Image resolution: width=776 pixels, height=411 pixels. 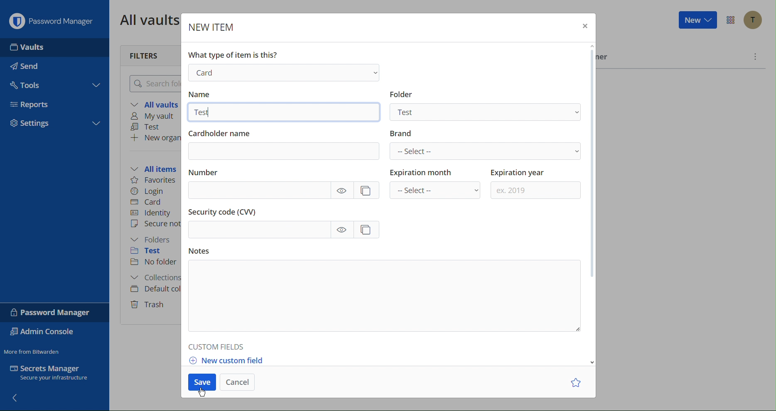 What do you see at coordinates (284, 145) in the screenshot?
I see `Cardholder name` at bounding box center [284, 145].